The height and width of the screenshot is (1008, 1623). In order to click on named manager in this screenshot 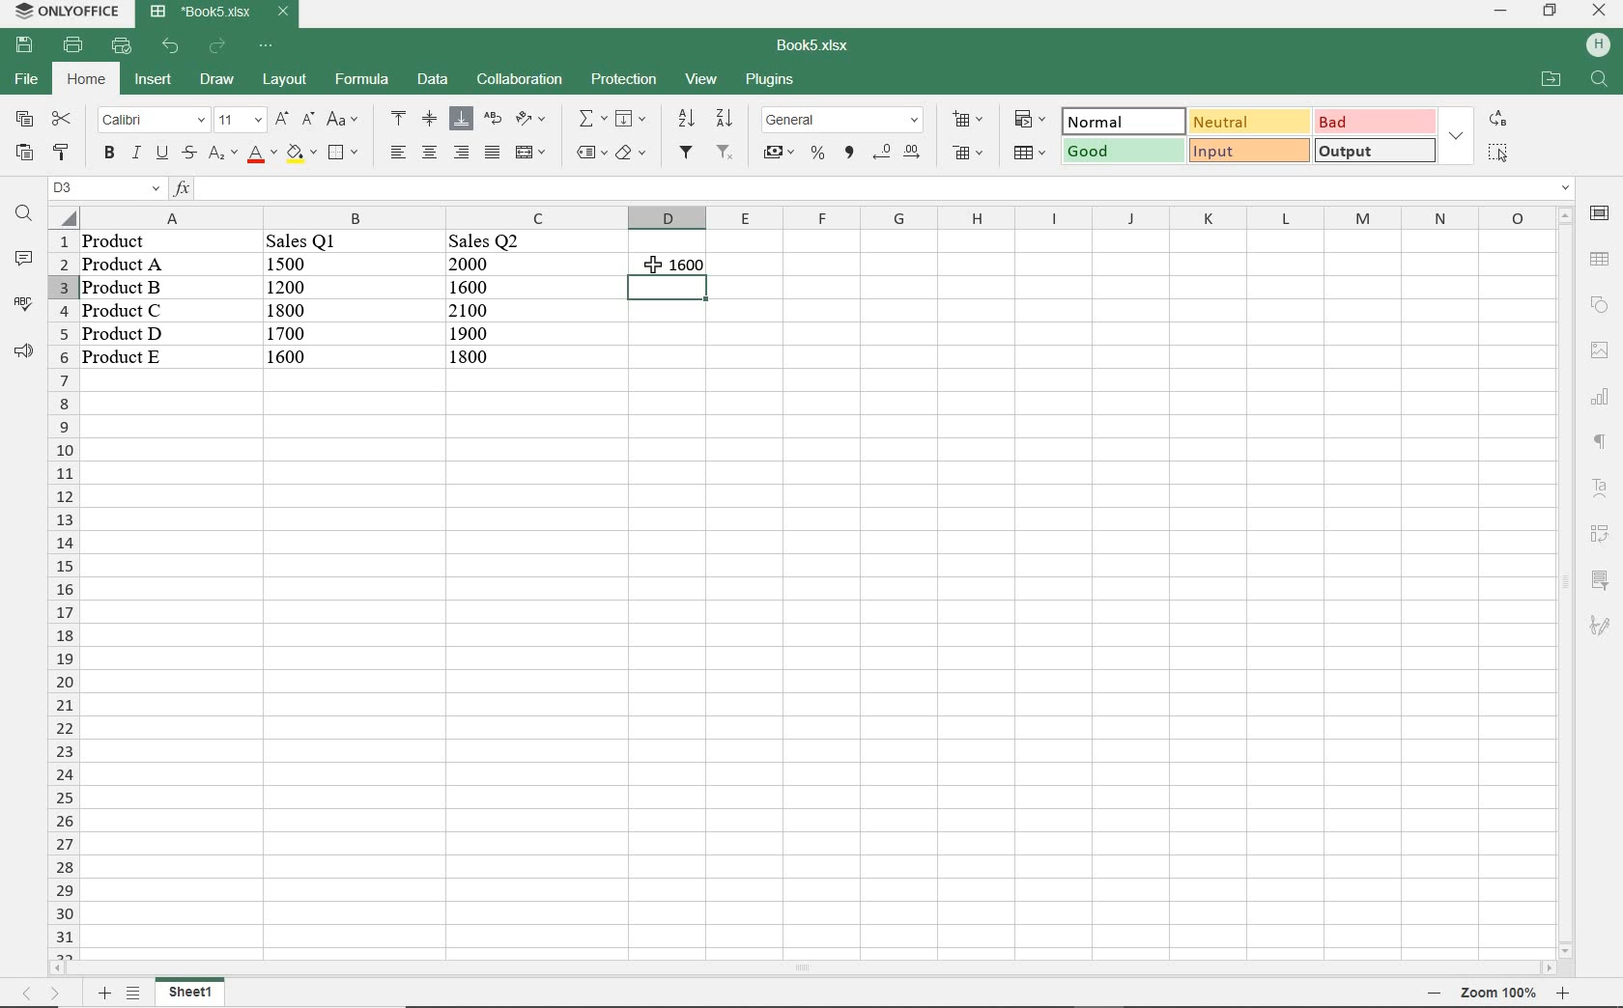, I will do `click(106, 188)`.